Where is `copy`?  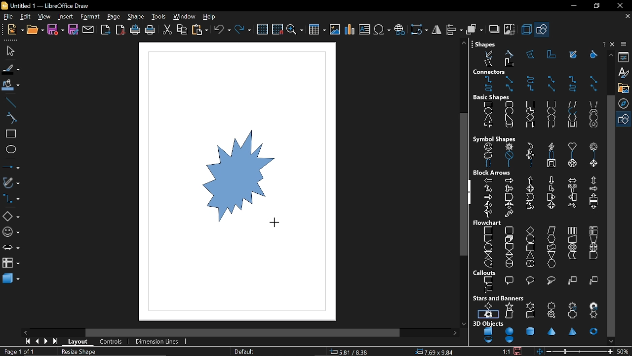
copy is located at coordinates (182, 30).